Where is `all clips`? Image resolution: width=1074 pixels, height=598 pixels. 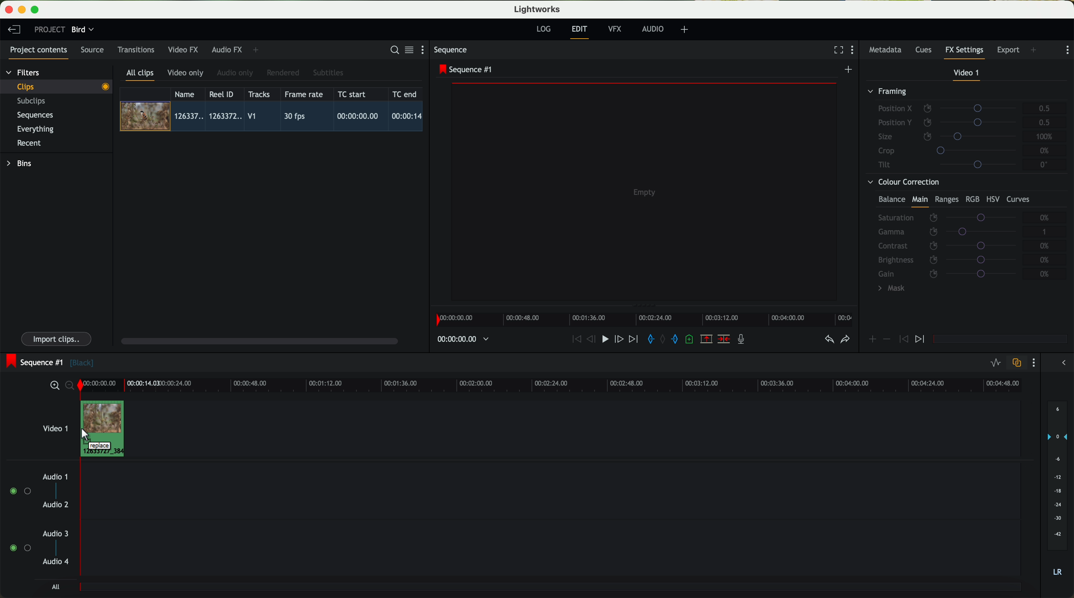 all clips is located at coordinates (141, 75).